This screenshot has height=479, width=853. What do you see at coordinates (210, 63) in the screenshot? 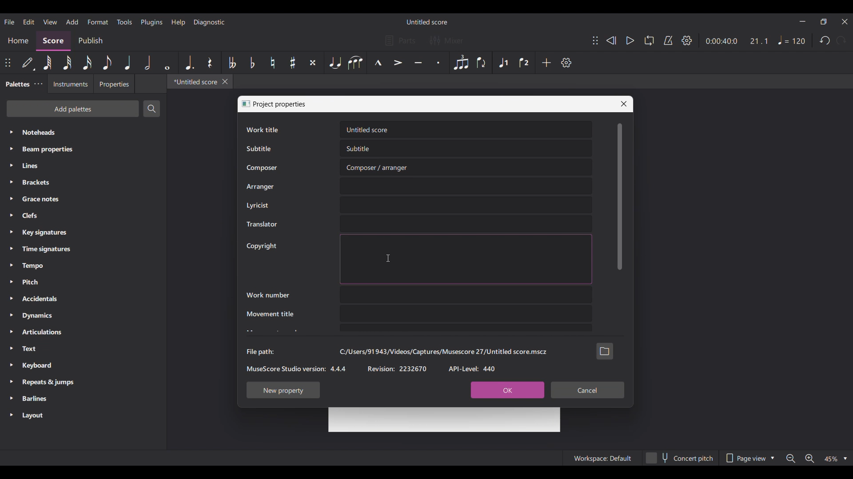
I see `Rest` at bounding box center [210, 63].